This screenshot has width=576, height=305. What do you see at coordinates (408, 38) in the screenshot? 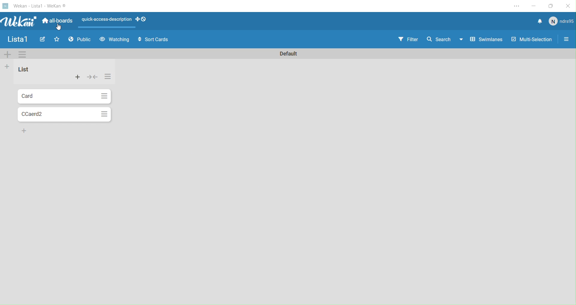
I see `Filter` at bounding box center [408, 38].